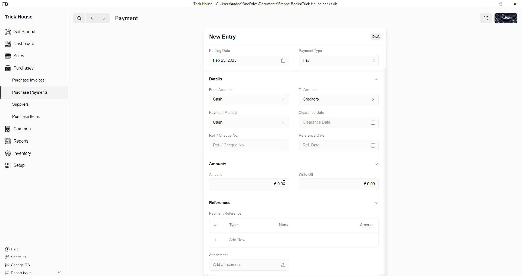 Image resolution: width=522 pixels, height=276 pixels. Describe the element at coordinates (17, 16) in the screenshot. I see `Trick House` at that location.